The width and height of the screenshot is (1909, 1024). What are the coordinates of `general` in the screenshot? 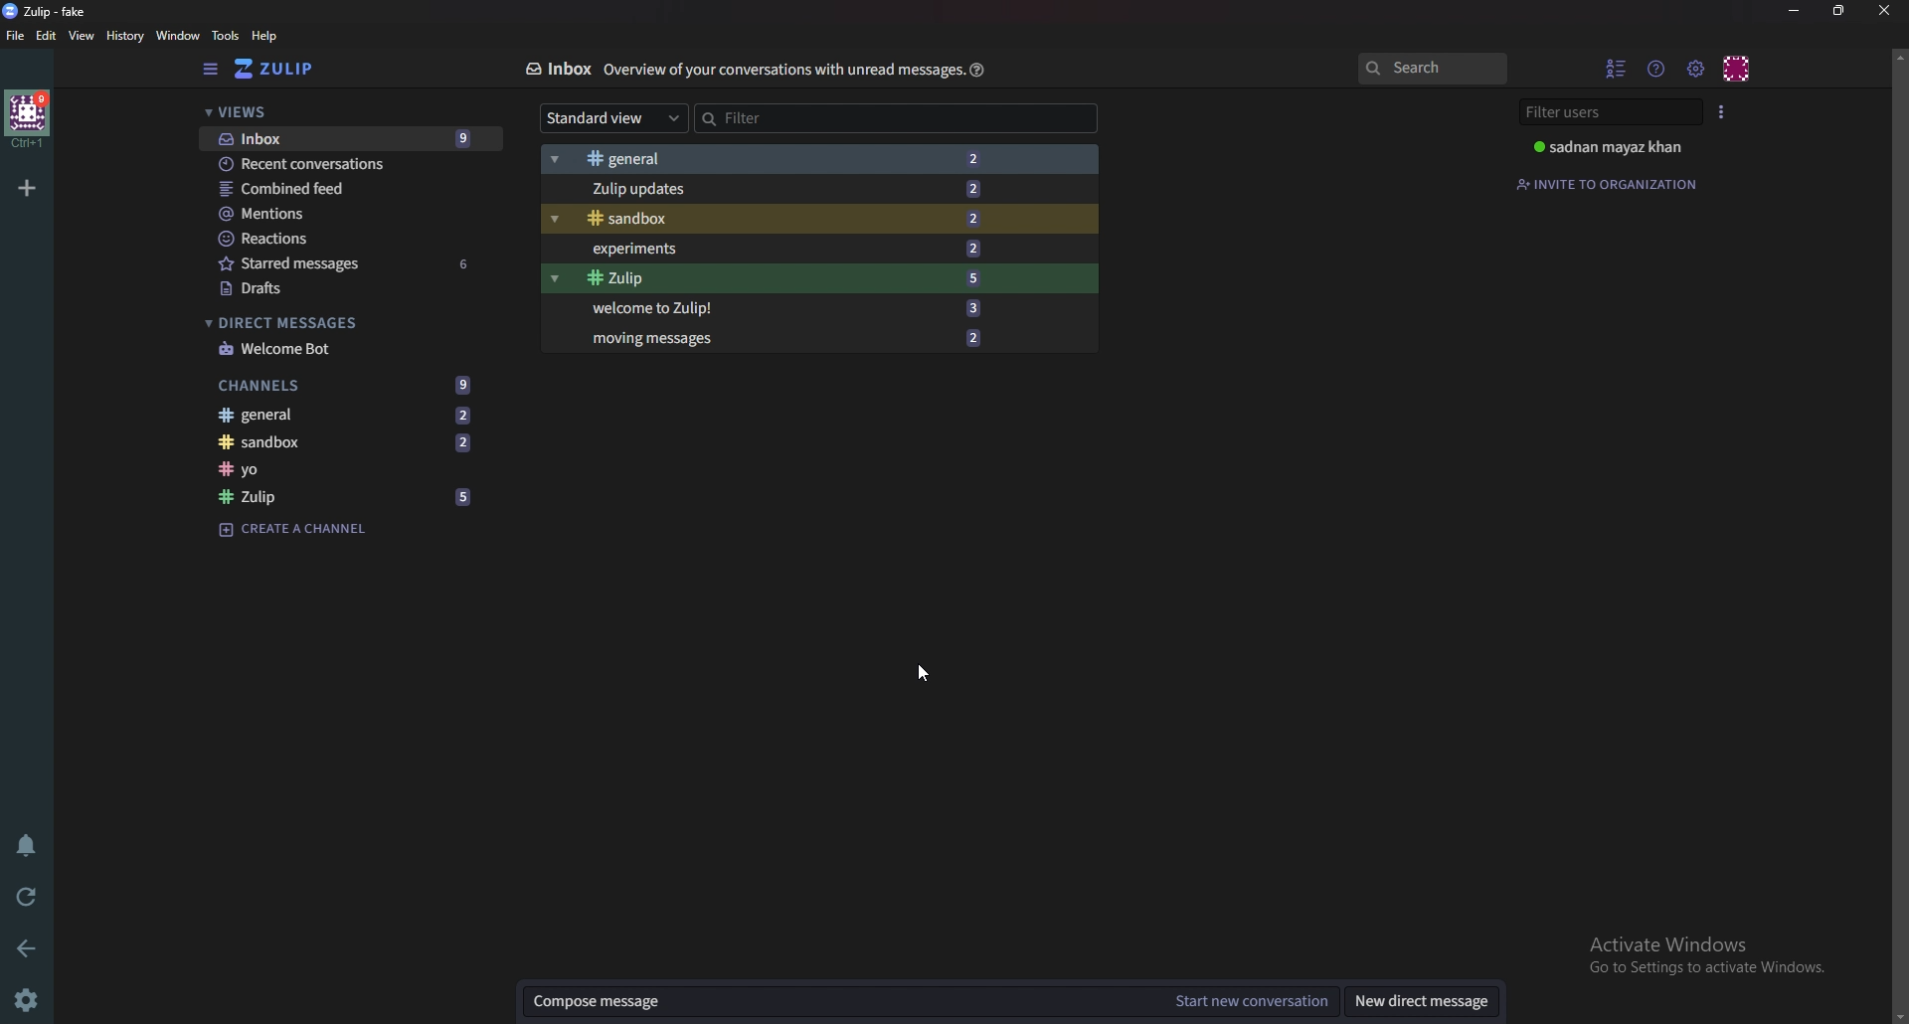 It's located at (784, 160).